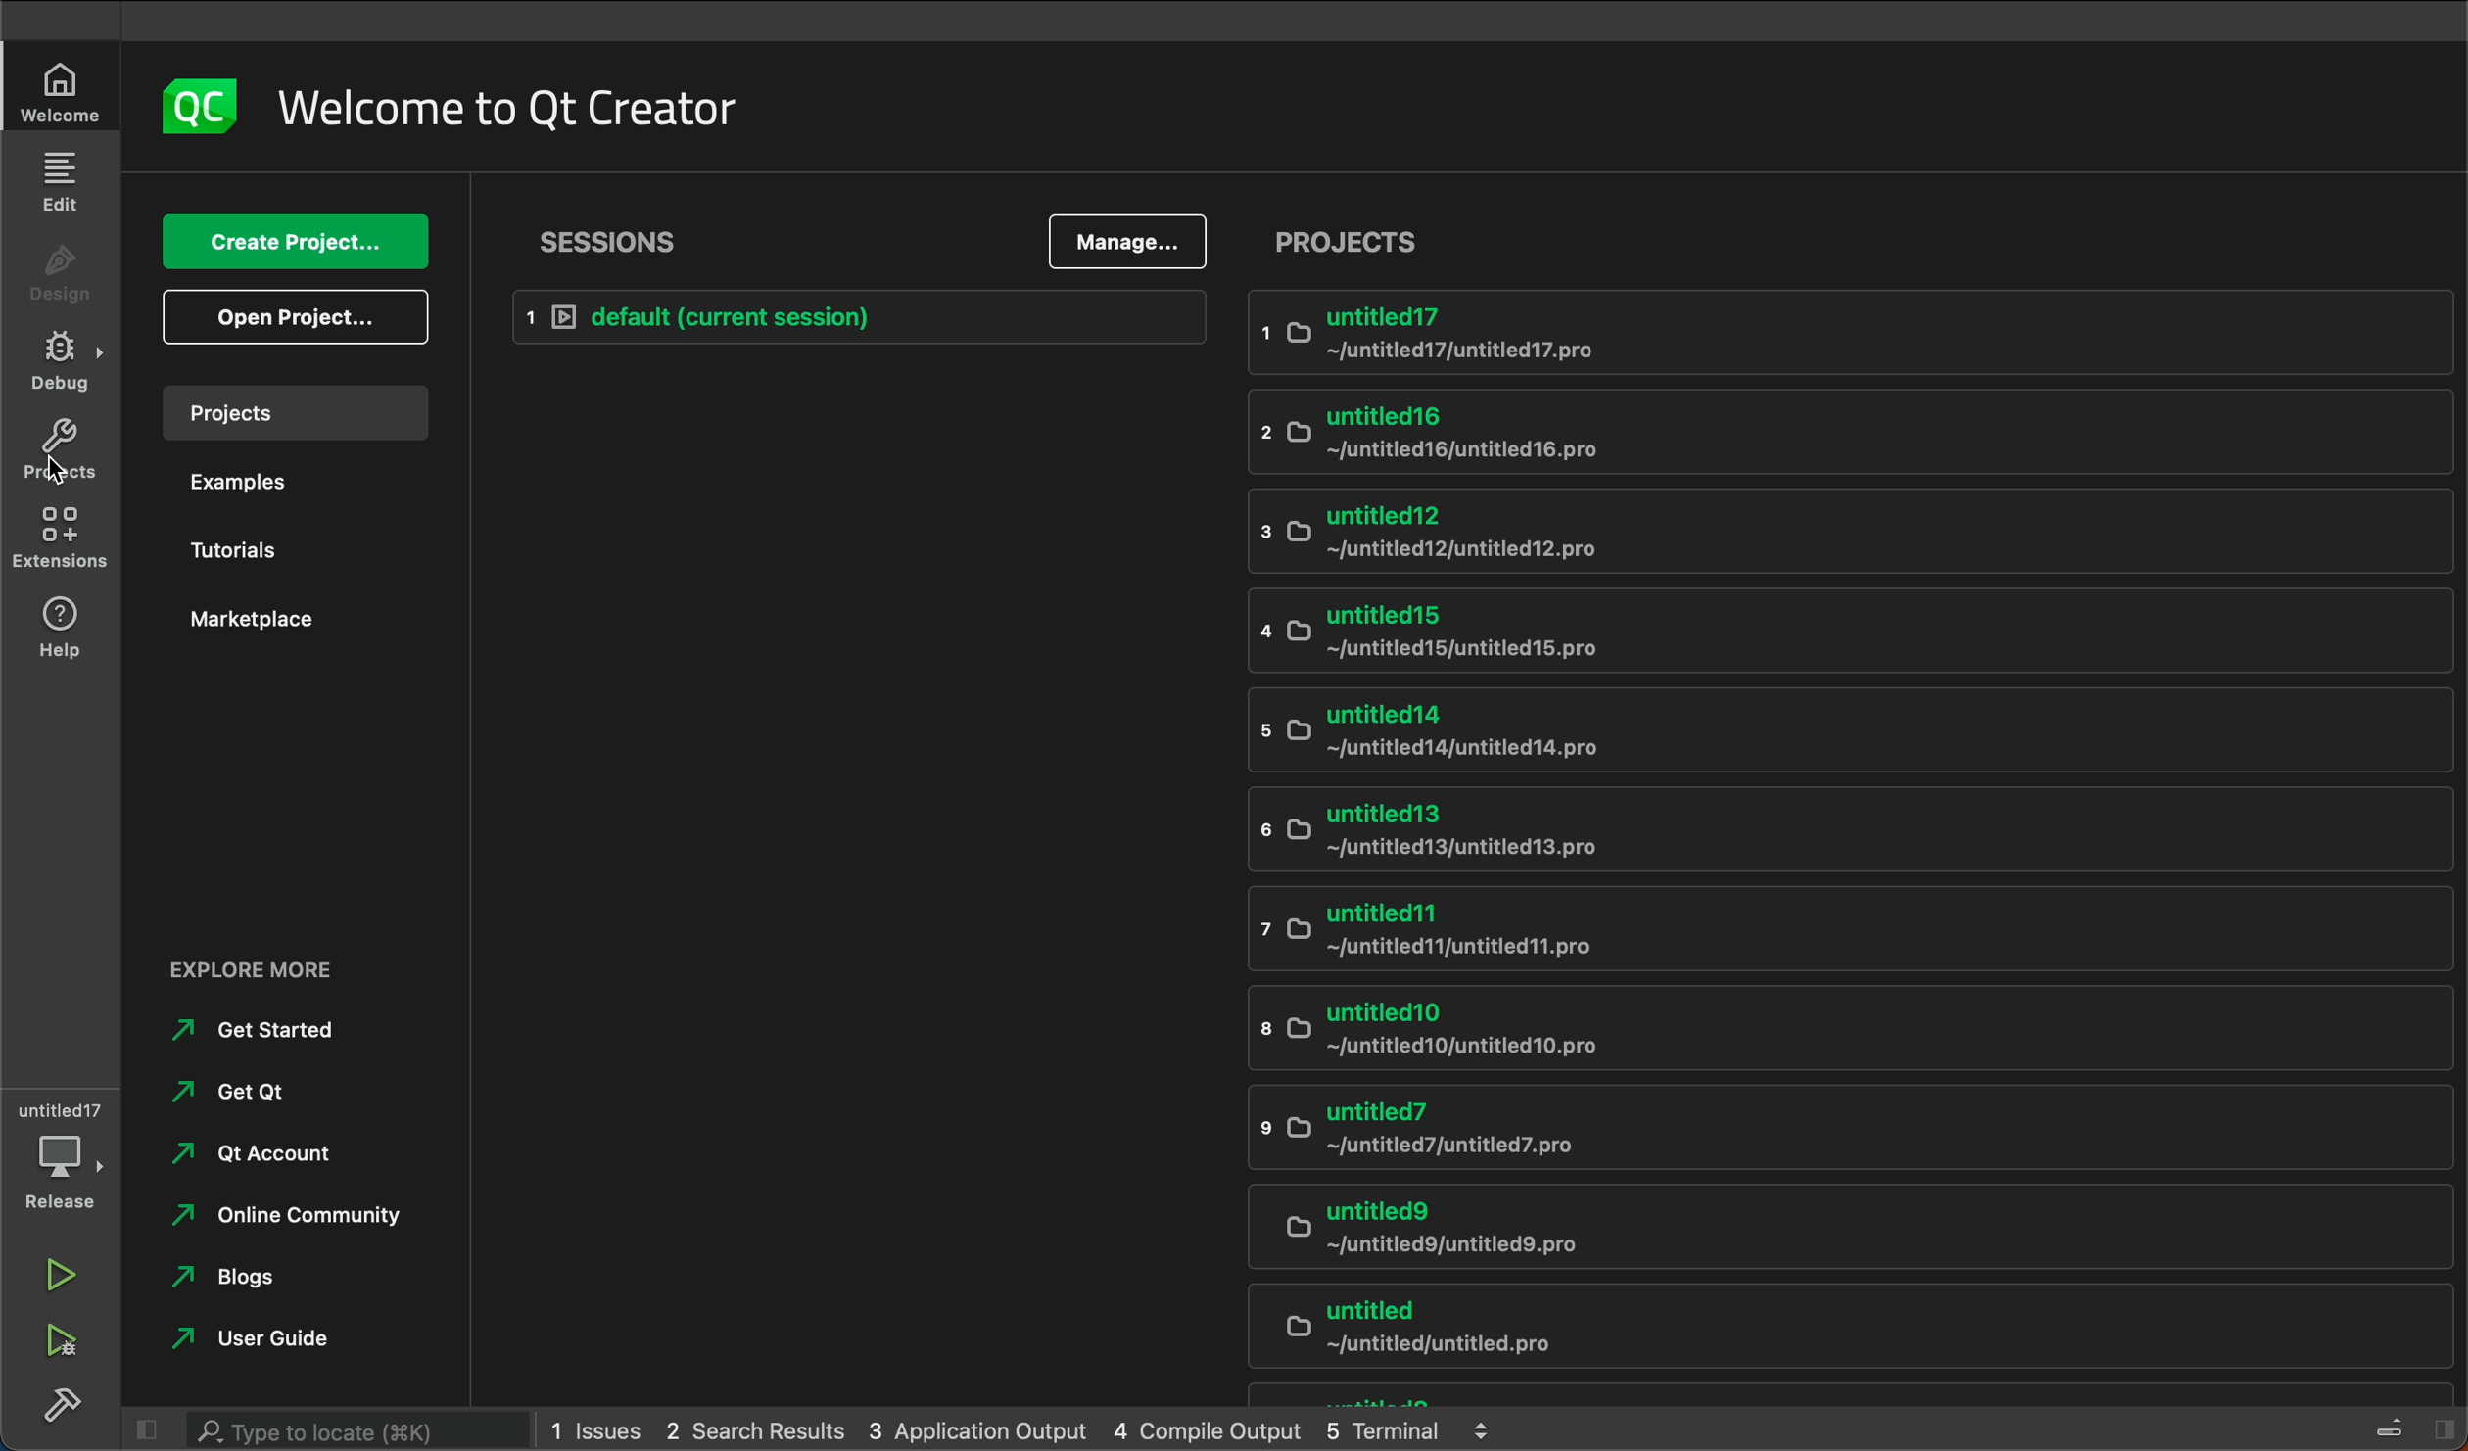  I want to click on search, so click(329, 1429).